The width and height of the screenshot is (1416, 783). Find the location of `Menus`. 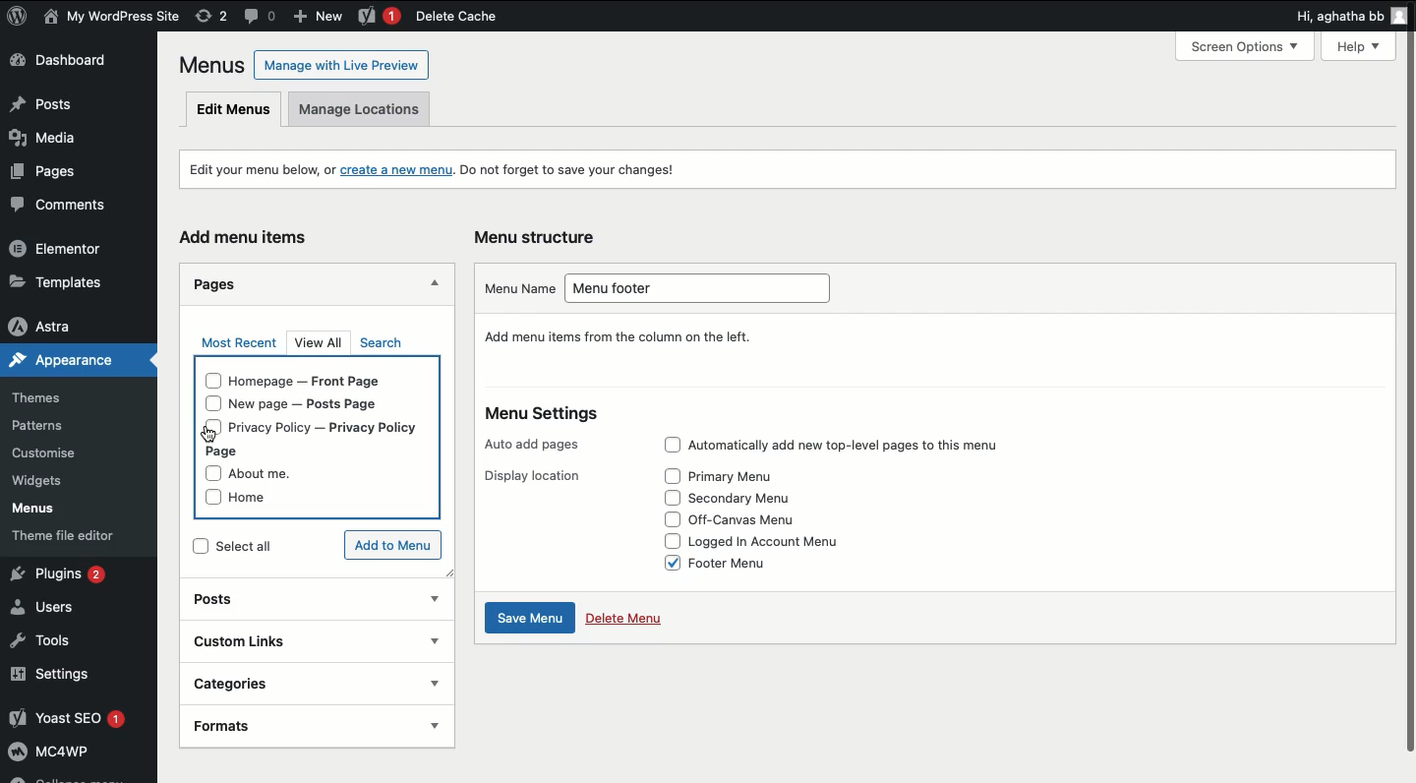

Menus is located at coordinates (208, 65).